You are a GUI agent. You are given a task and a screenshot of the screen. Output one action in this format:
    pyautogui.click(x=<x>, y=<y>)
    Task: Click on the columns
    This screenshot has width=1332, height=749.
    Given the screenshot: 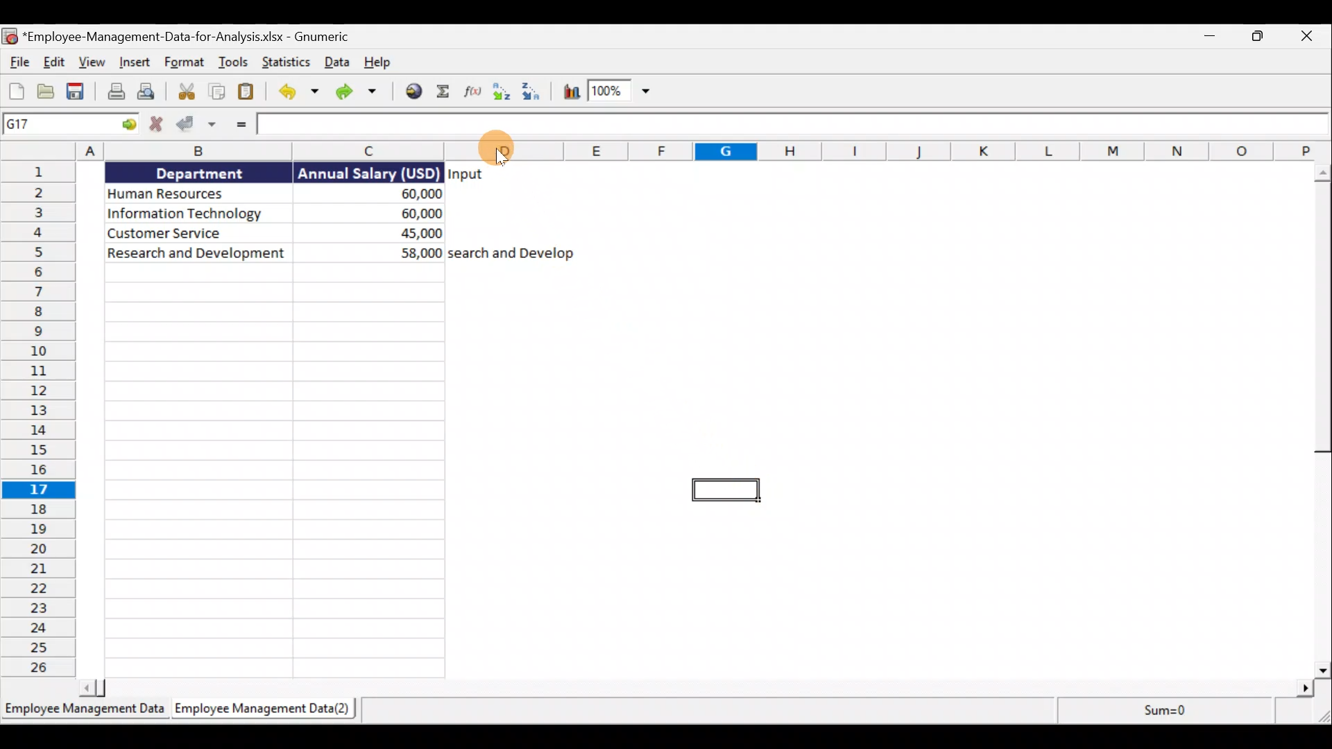 What is the action you would take?
    pyautogui.click(x=929, y=149)
    